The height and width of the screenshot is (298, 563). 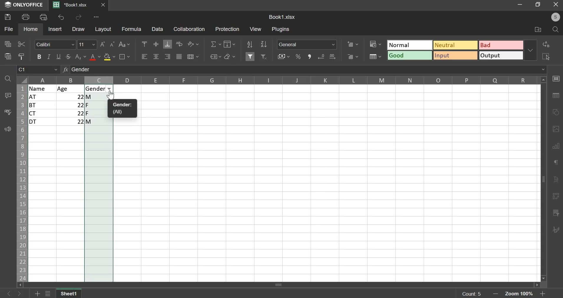 I want to click on list of sheets, so click(x=49, y=293).